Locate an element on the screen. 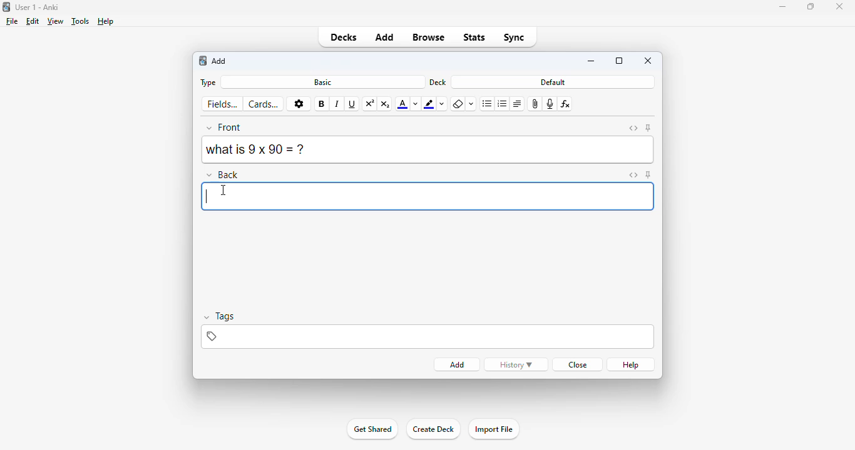 The width and height of the screenshot is (855, 450). minimize is located at coordinates (592, 62).